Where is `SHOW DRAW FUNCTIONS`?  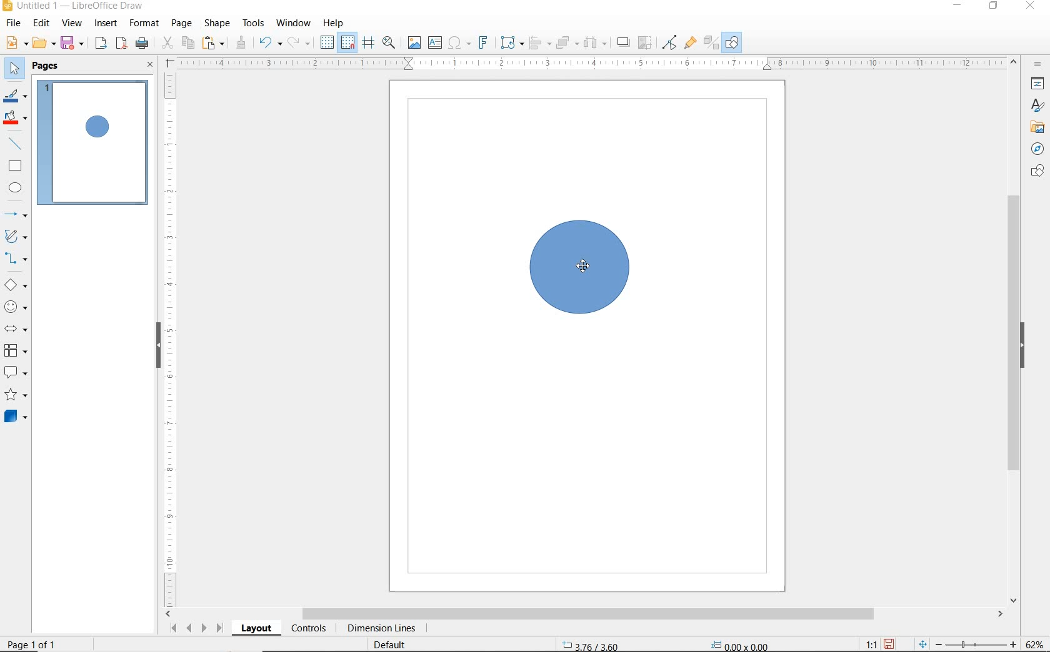
SHOW DRAW FUNCTIONS is located at coordinates (732, 43).